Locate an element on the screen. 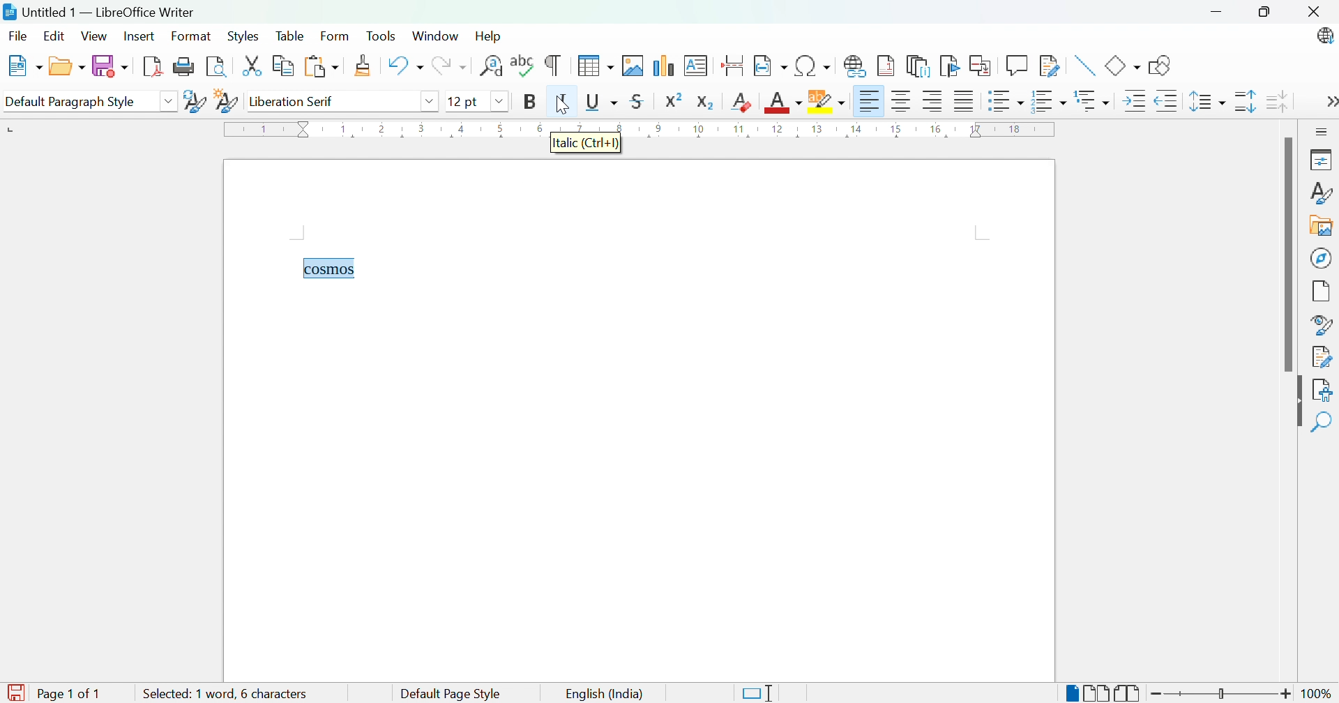 This screenshot has height=703, width=1339. Check spelling is located at coordinates (524, 65).